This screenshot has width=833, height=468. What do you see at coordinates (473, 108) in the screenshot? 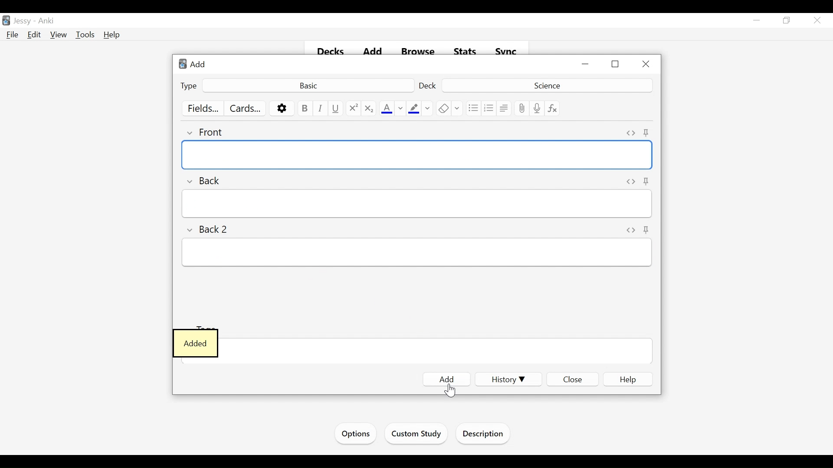
I see `Unordered list` at bounding box center [473, 108].